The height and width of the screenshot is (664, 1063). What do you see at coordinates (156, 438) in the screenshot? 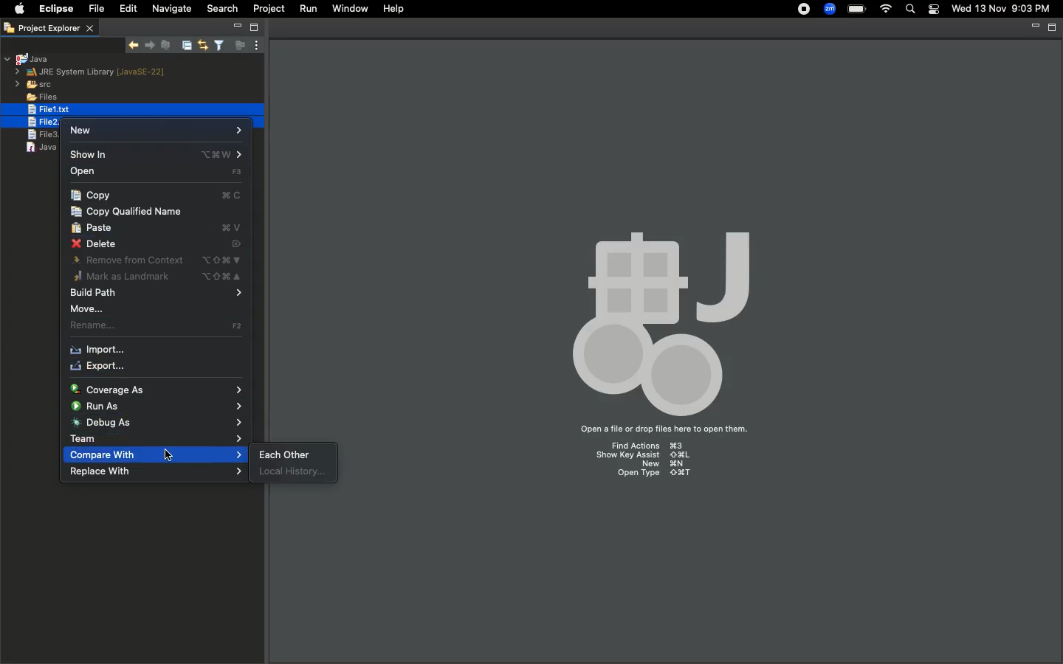
I see `Team` at bounding box center [156, 438].